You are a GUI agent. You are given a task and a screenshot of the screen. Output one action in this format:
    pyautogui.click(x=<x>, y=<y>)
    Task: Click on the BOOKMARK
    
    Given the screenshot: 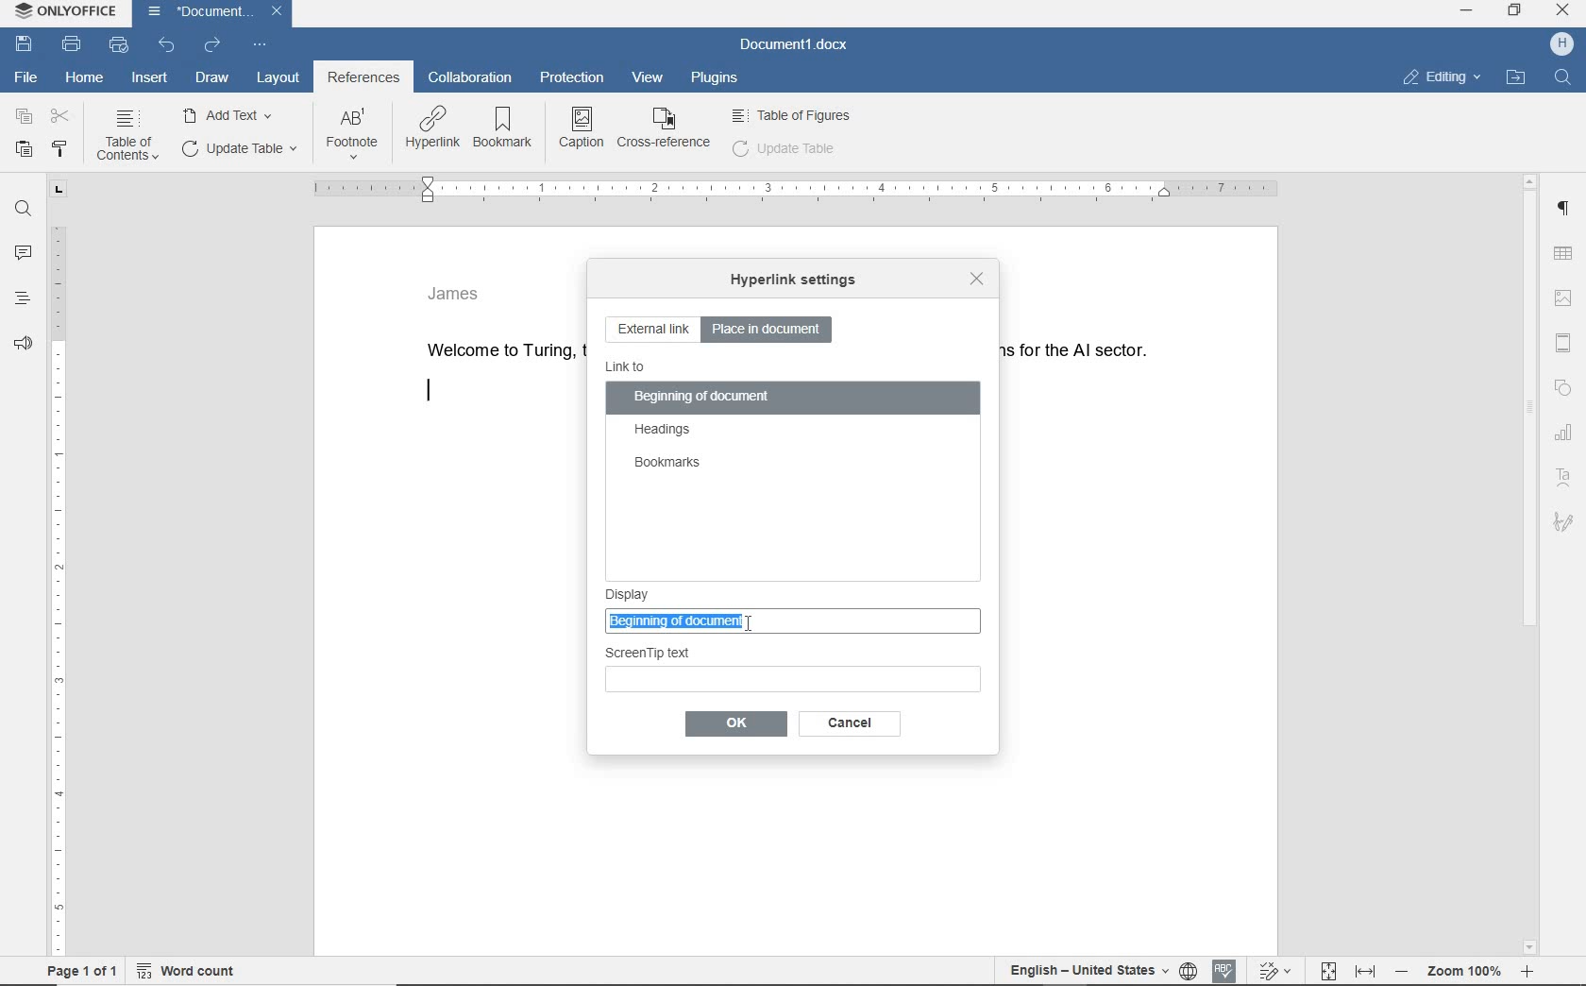 What is the action you would take?
    pyautogui.click(x=507, y=128)
    